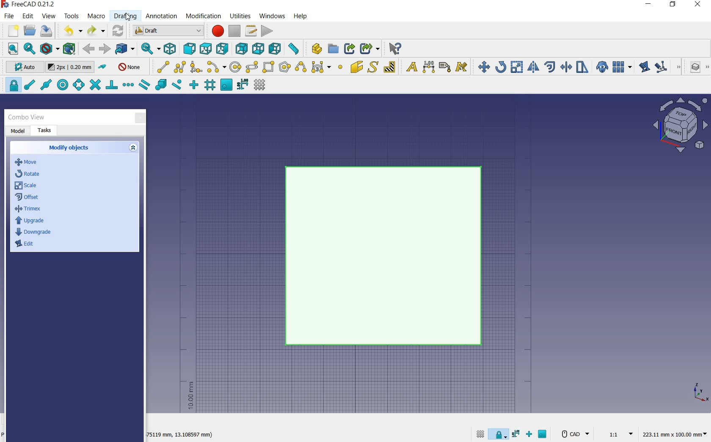 This screenshot has width=711, height=442. Describe the element at coordinates (47, 31) in the screenshot. I see `save` at that location.